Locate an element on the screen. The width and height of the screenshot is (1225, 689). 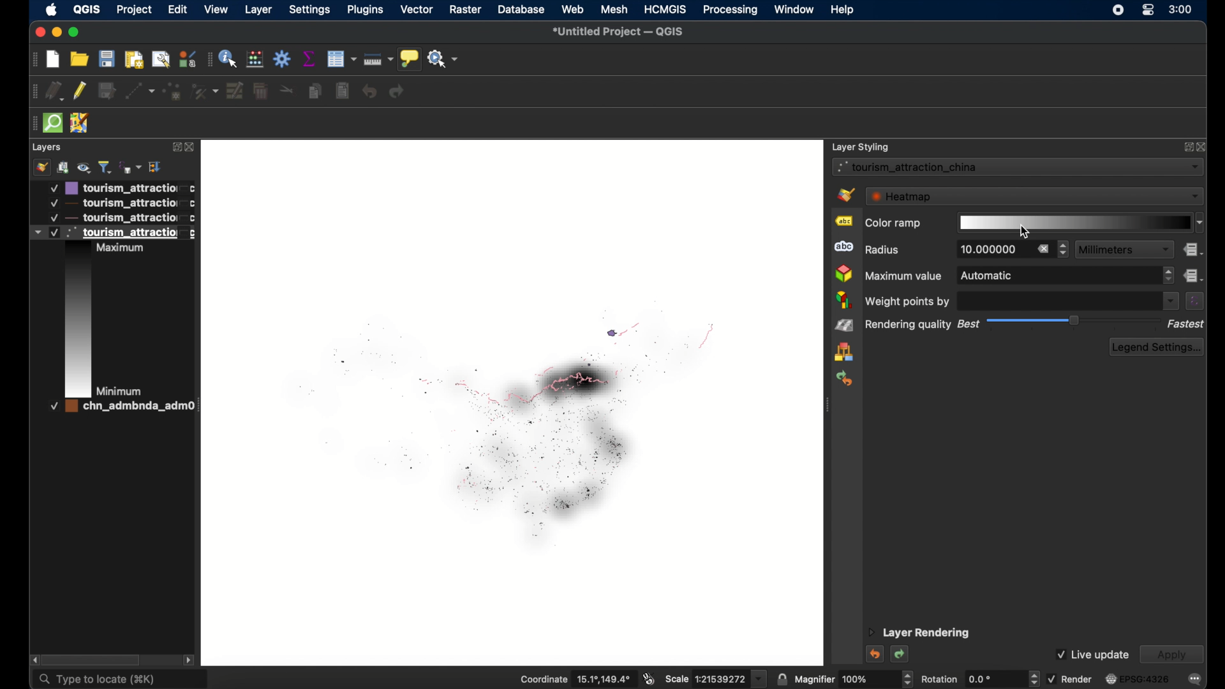
milimeters is located at coordinates (1124, 249).